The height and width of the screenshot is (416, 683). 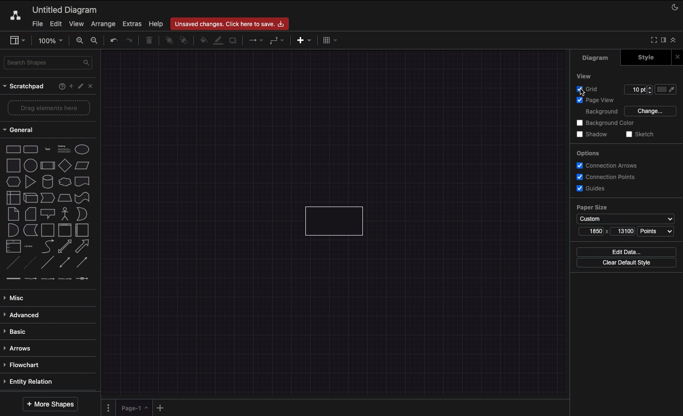 I want to click on Pages, so click(x=107, y=408).